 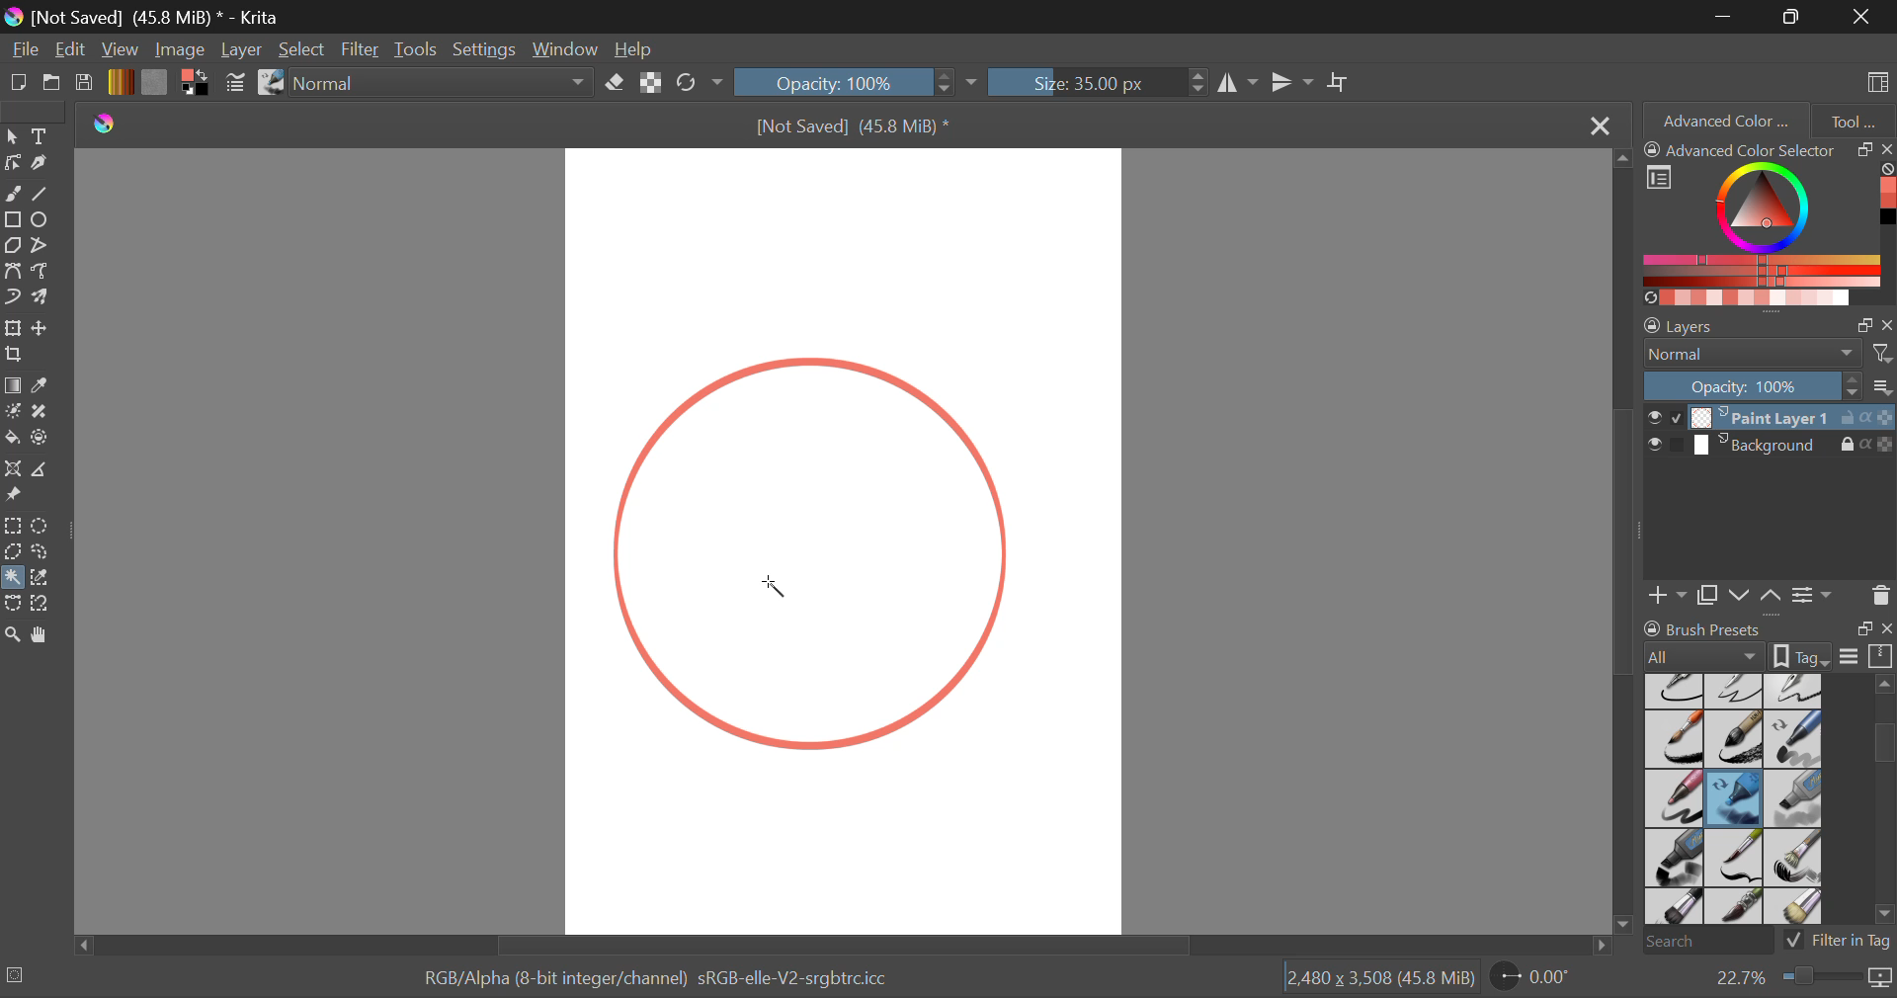 I want to click on Paint Layer 1, so click(x=1771, y=416).